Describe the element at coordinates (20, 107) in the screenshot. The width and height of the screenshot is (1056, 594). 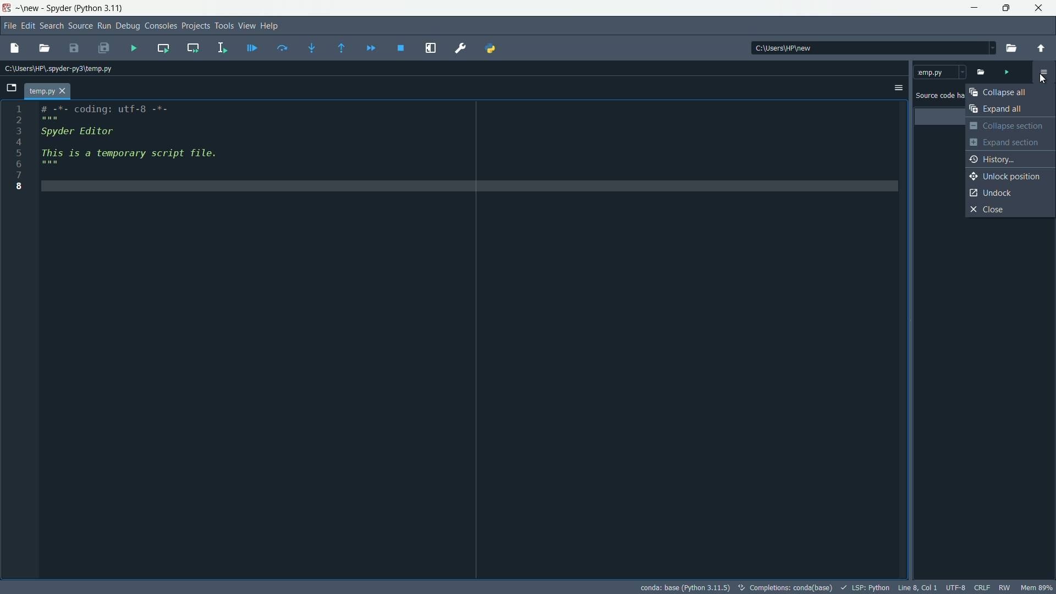
I see `1` at that location.